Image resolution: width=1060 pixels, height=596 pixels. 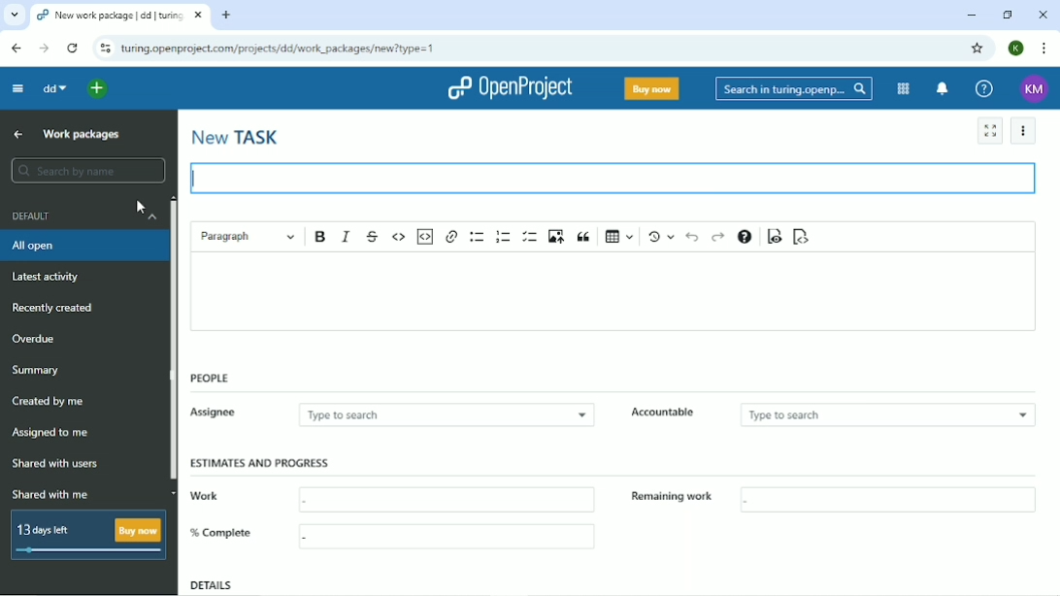 What do you see at coordinates (425, 237) in the screenshot?
I see `Insert code snippet` at bounding box center [425, 237].